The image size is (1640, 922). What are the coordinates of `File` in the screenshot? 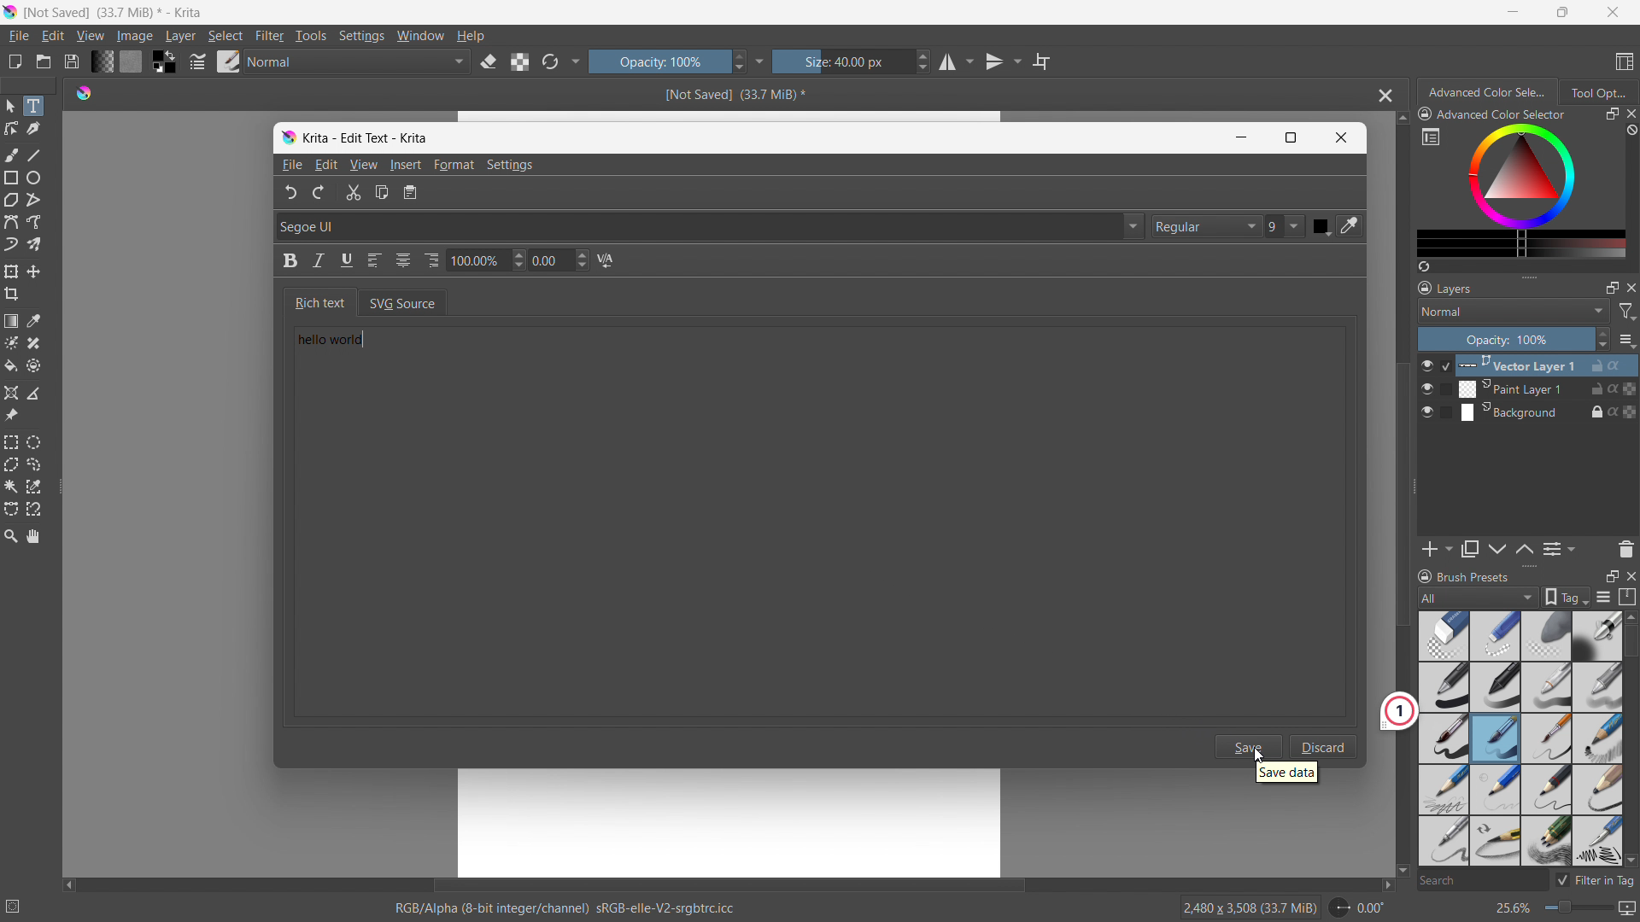 It's located at (290, 166).